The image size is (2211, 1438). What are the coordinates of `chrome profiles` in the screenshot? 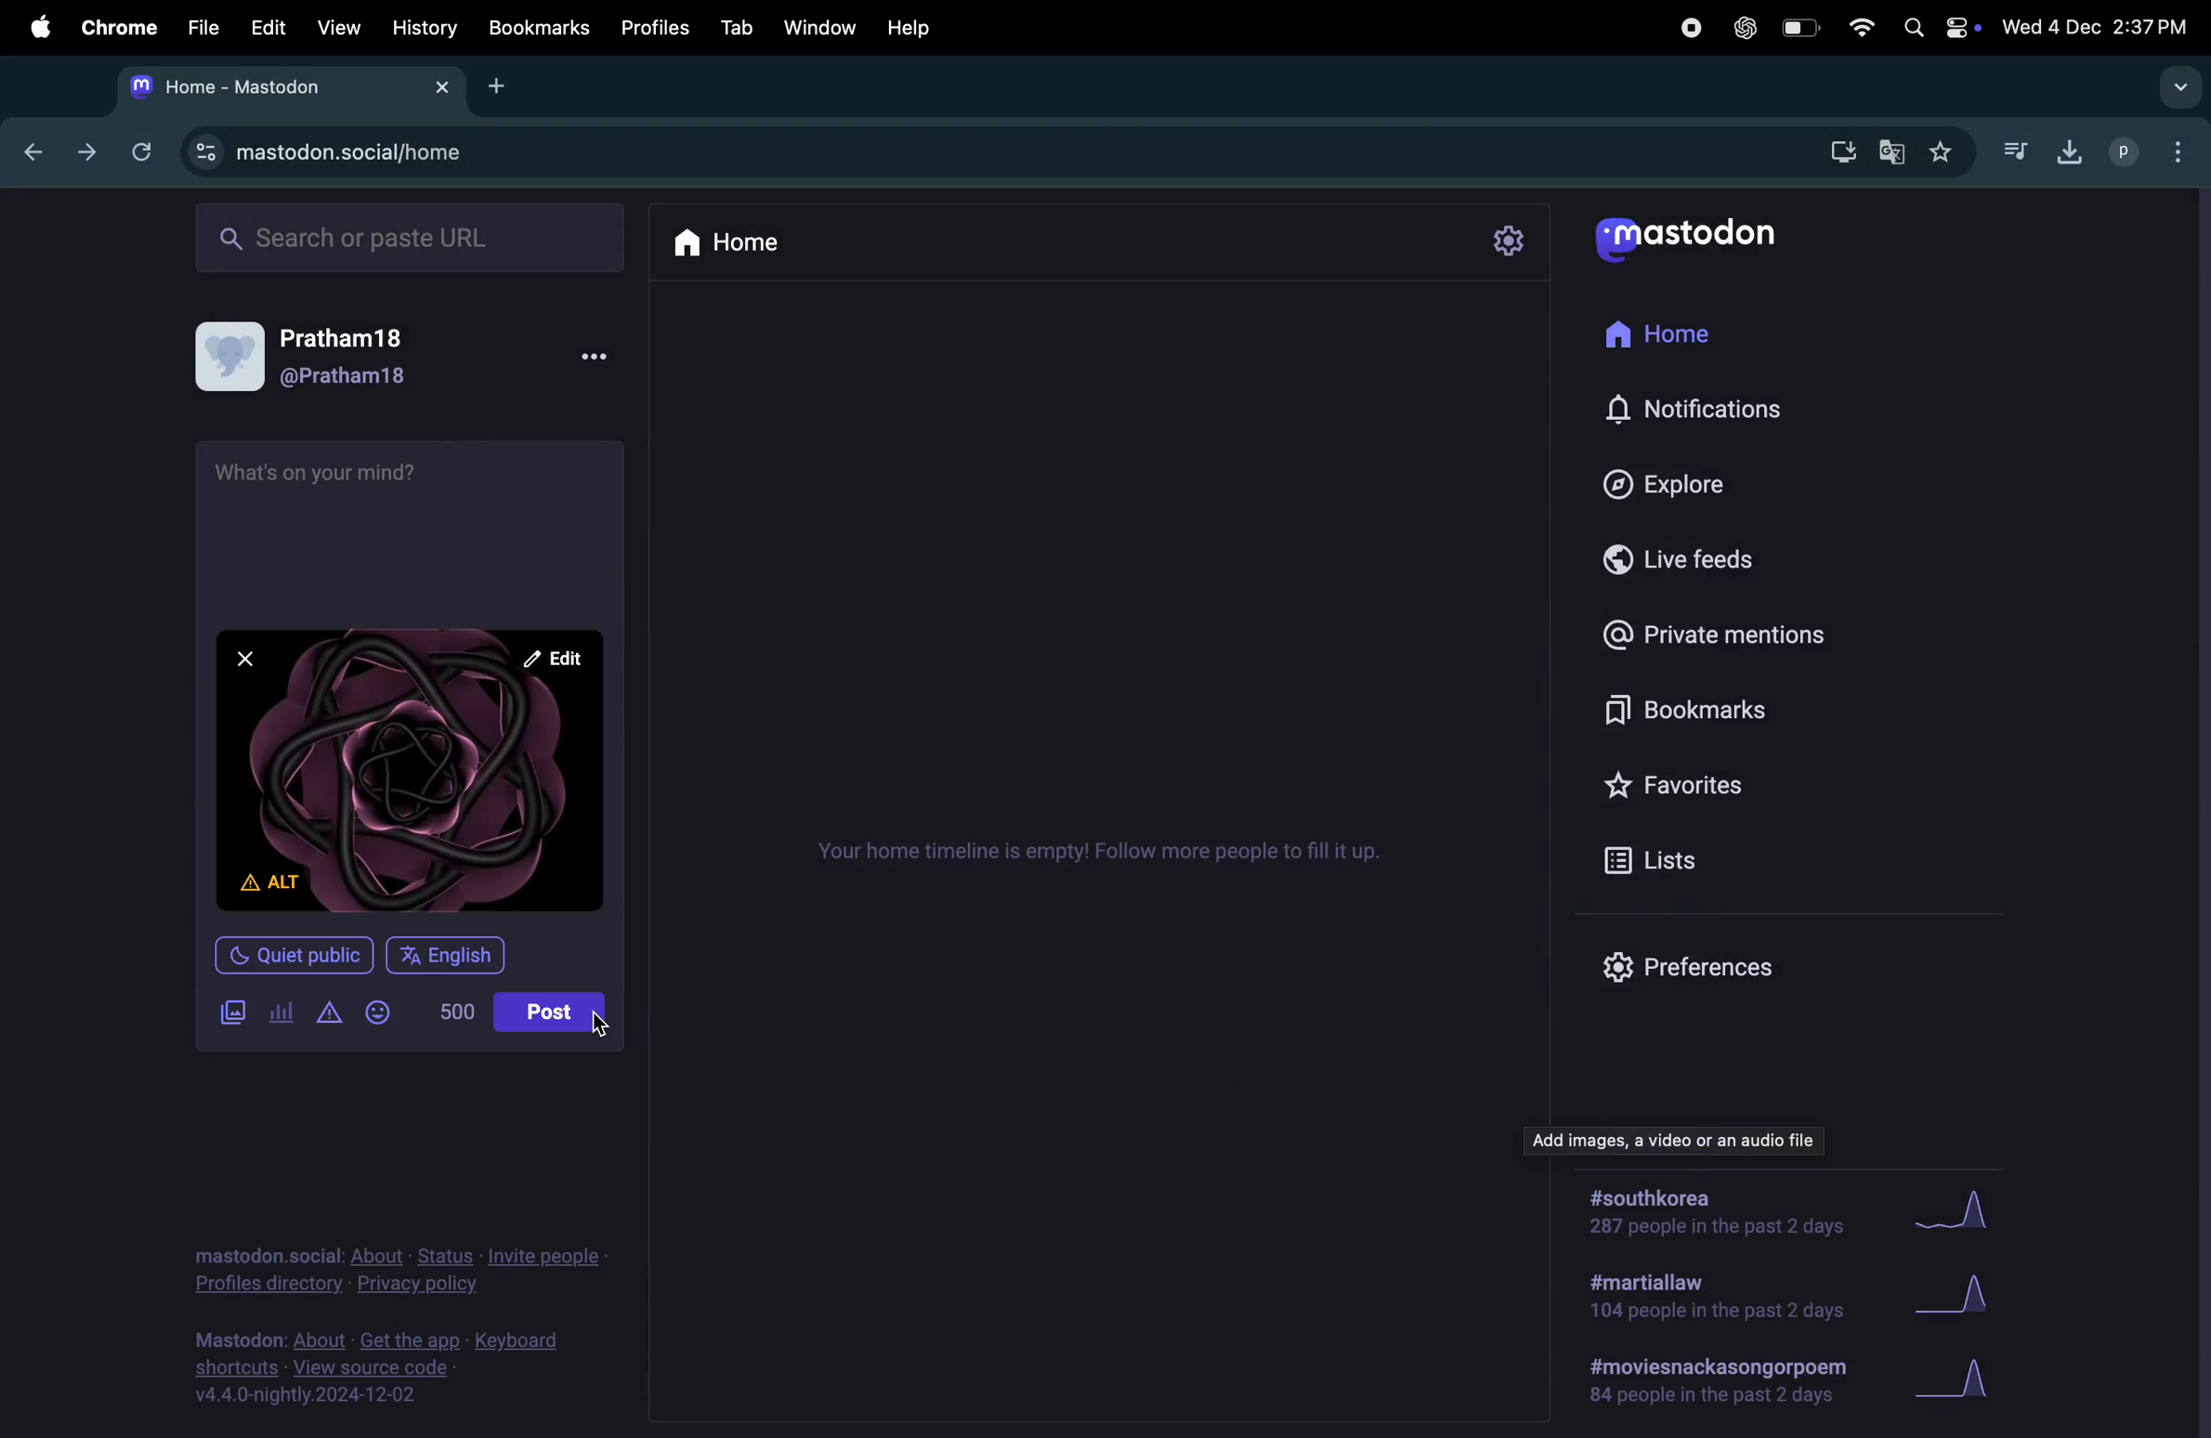 It's located at (2151, 149).